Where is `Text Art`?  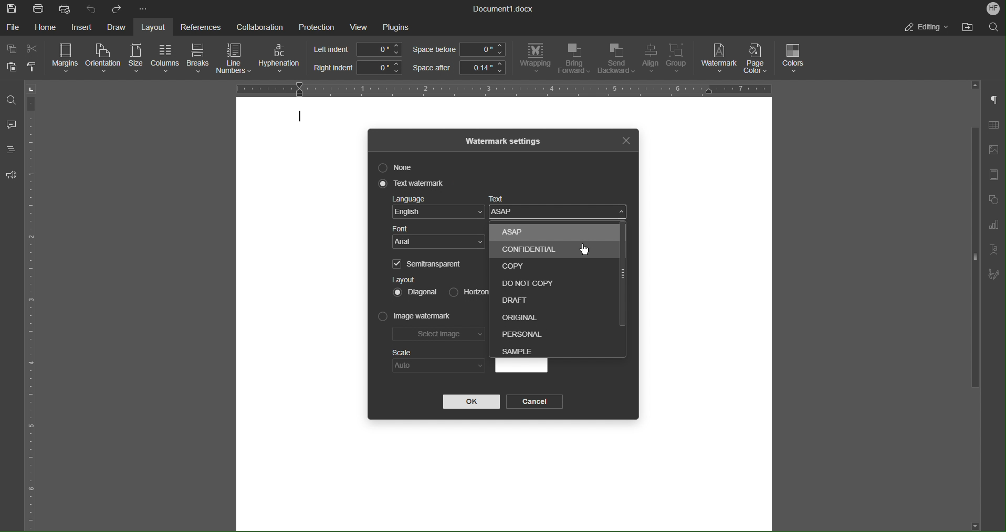
Text Art is located at coordinates (992, 250).